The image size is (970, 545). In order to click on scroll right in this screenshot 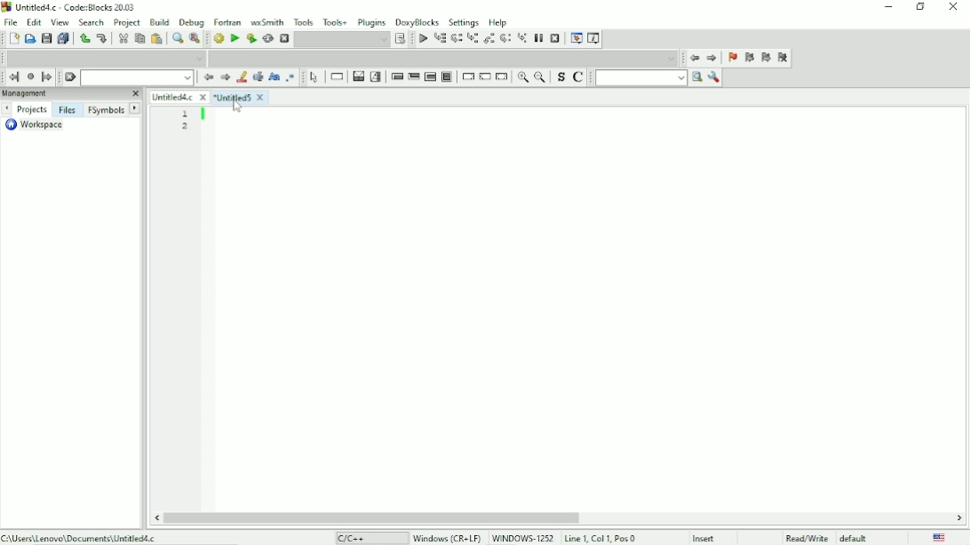, I will do `click(958, 518)`.